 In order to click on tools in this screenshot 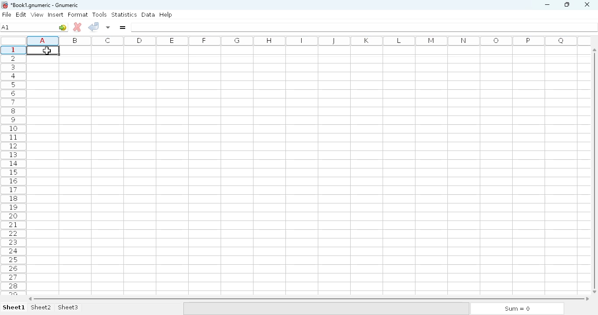, I will do `click(99, 14)`.